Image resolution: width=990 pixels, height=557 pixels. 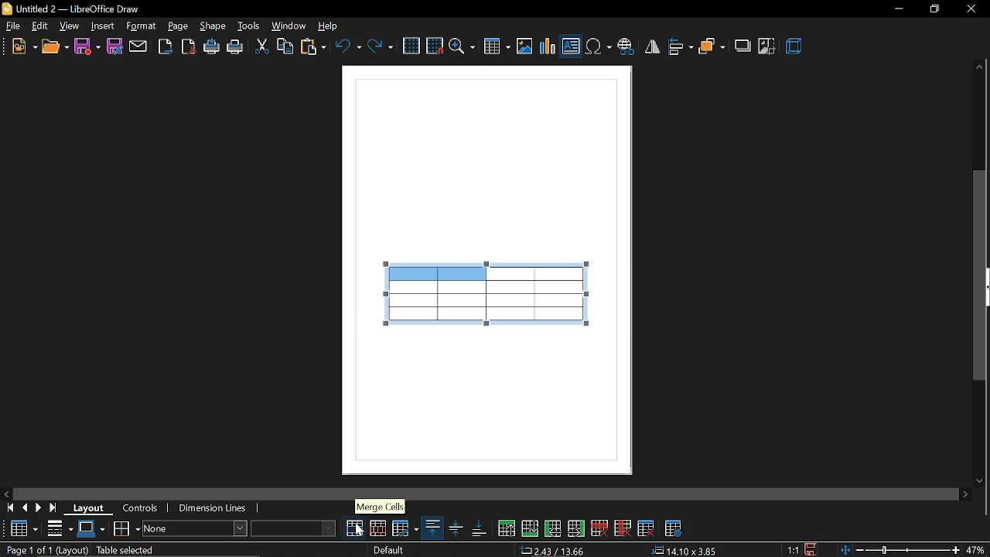 I want to click on snap to grid, so click(x=435, y=46).